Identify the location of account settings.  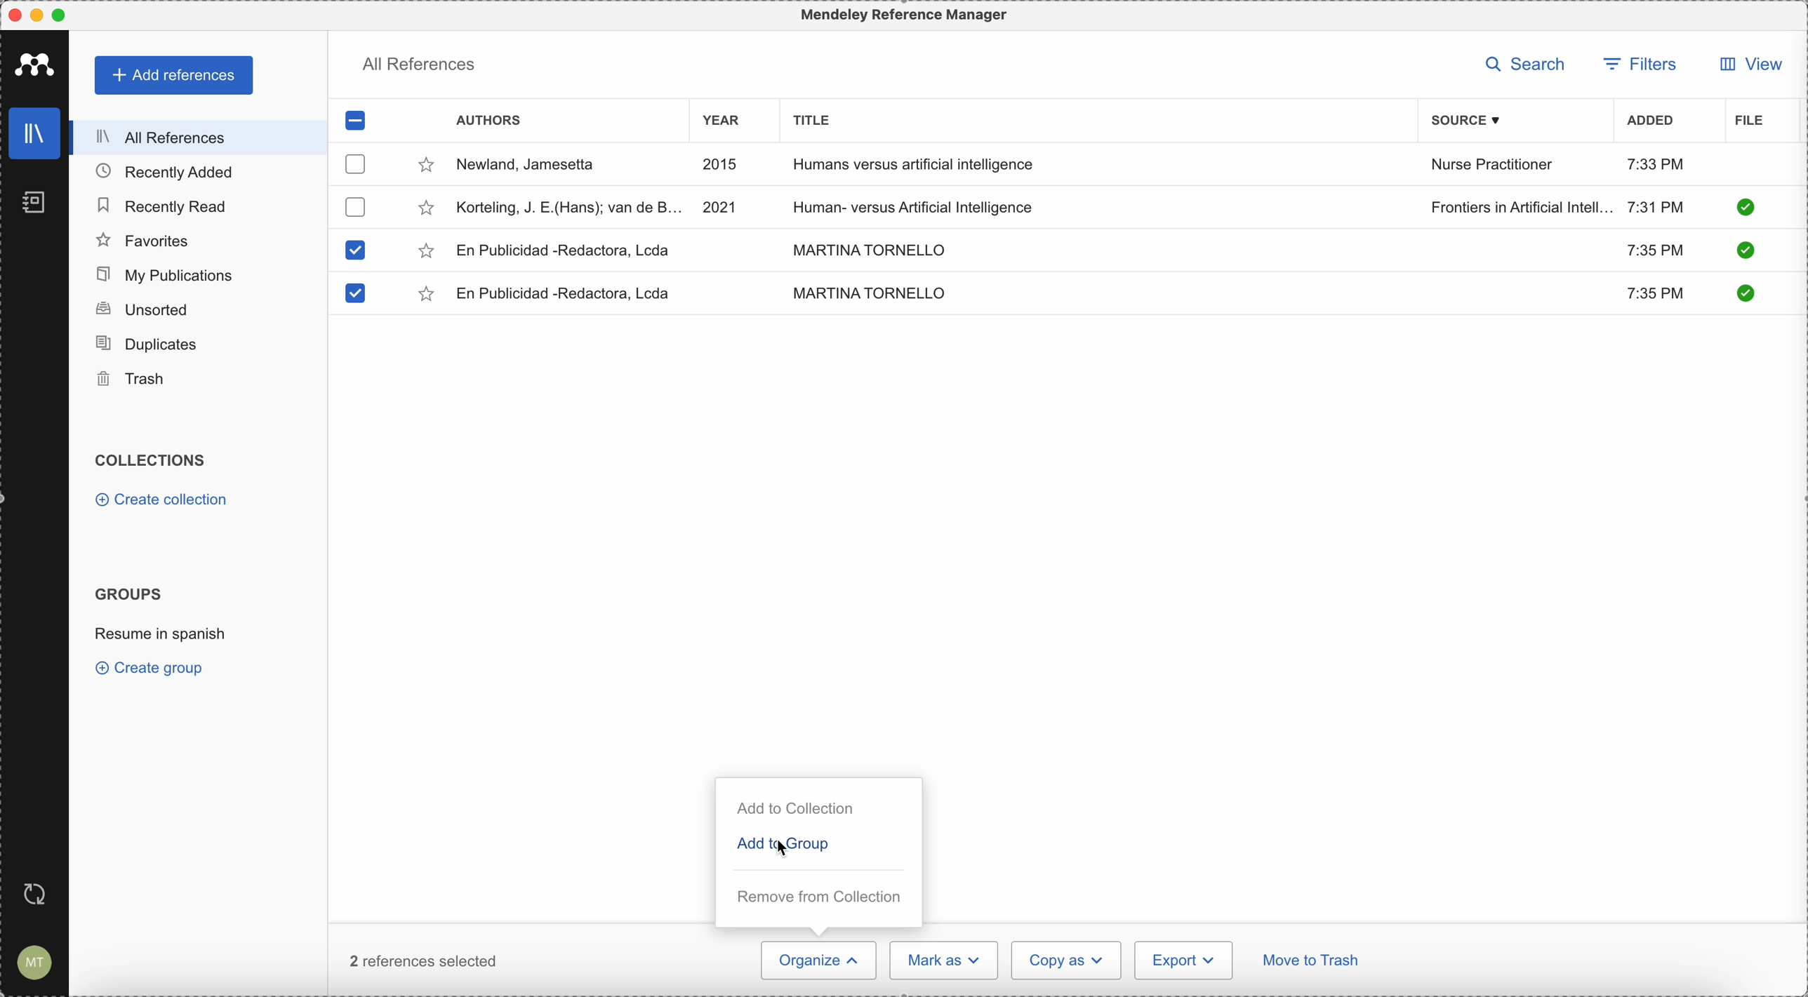
(32, 963).